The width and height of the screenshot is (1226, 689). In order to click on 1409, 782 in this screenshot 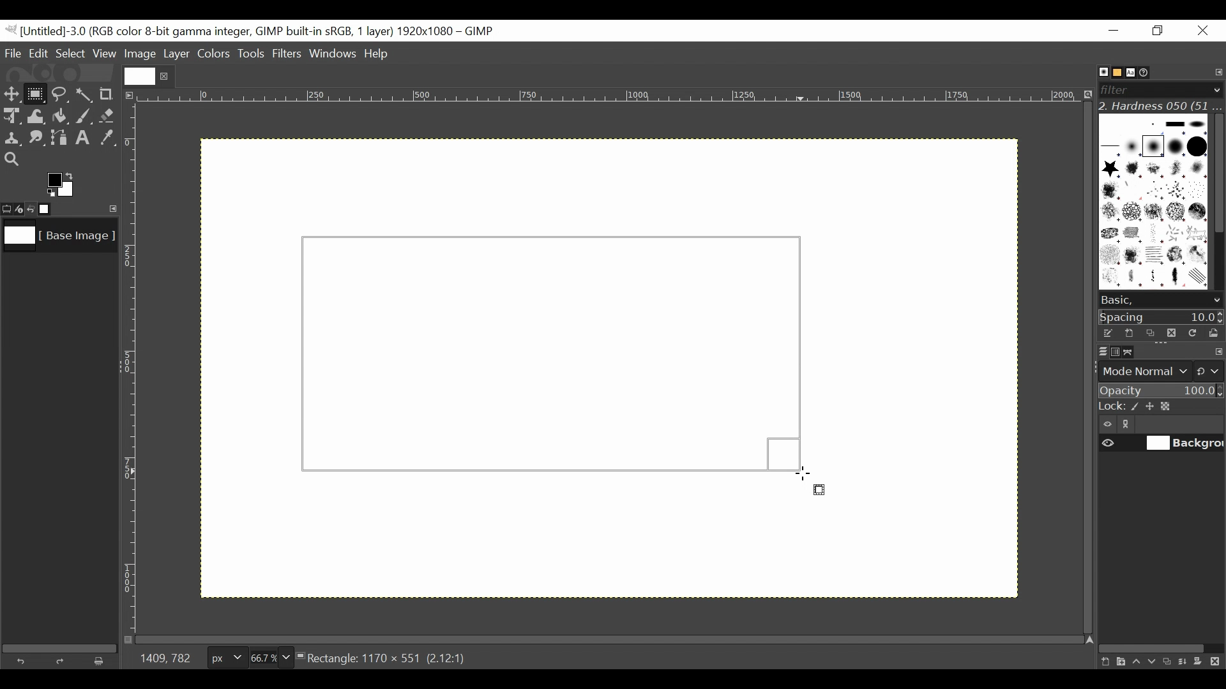, I will do `click(162, 658)`.